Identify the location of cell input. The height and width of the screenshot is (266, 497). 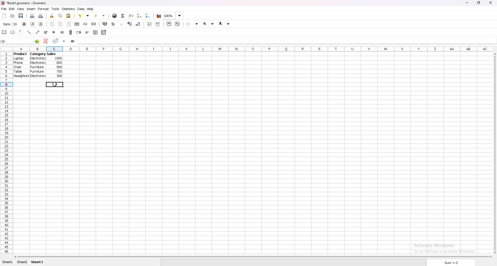
(285, 41).